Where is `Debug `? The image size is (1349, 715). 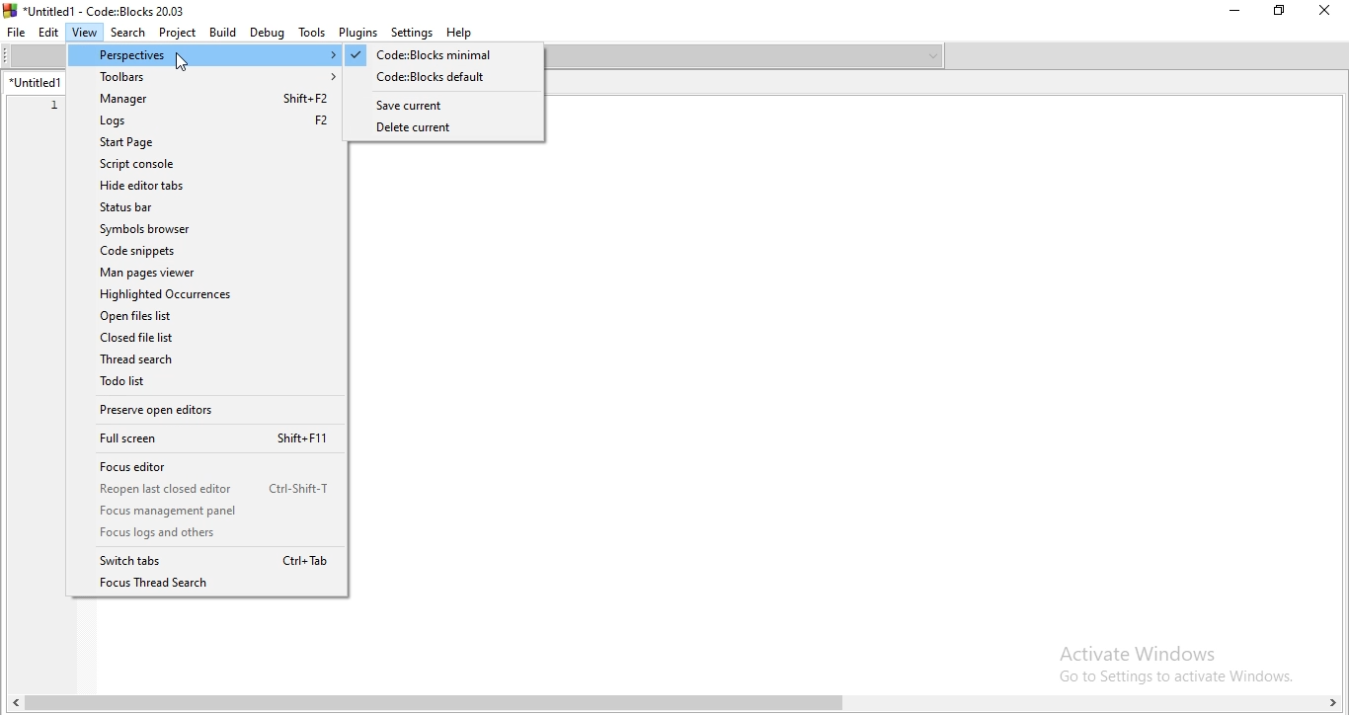 Debug  is located at coordinates (264, 33).